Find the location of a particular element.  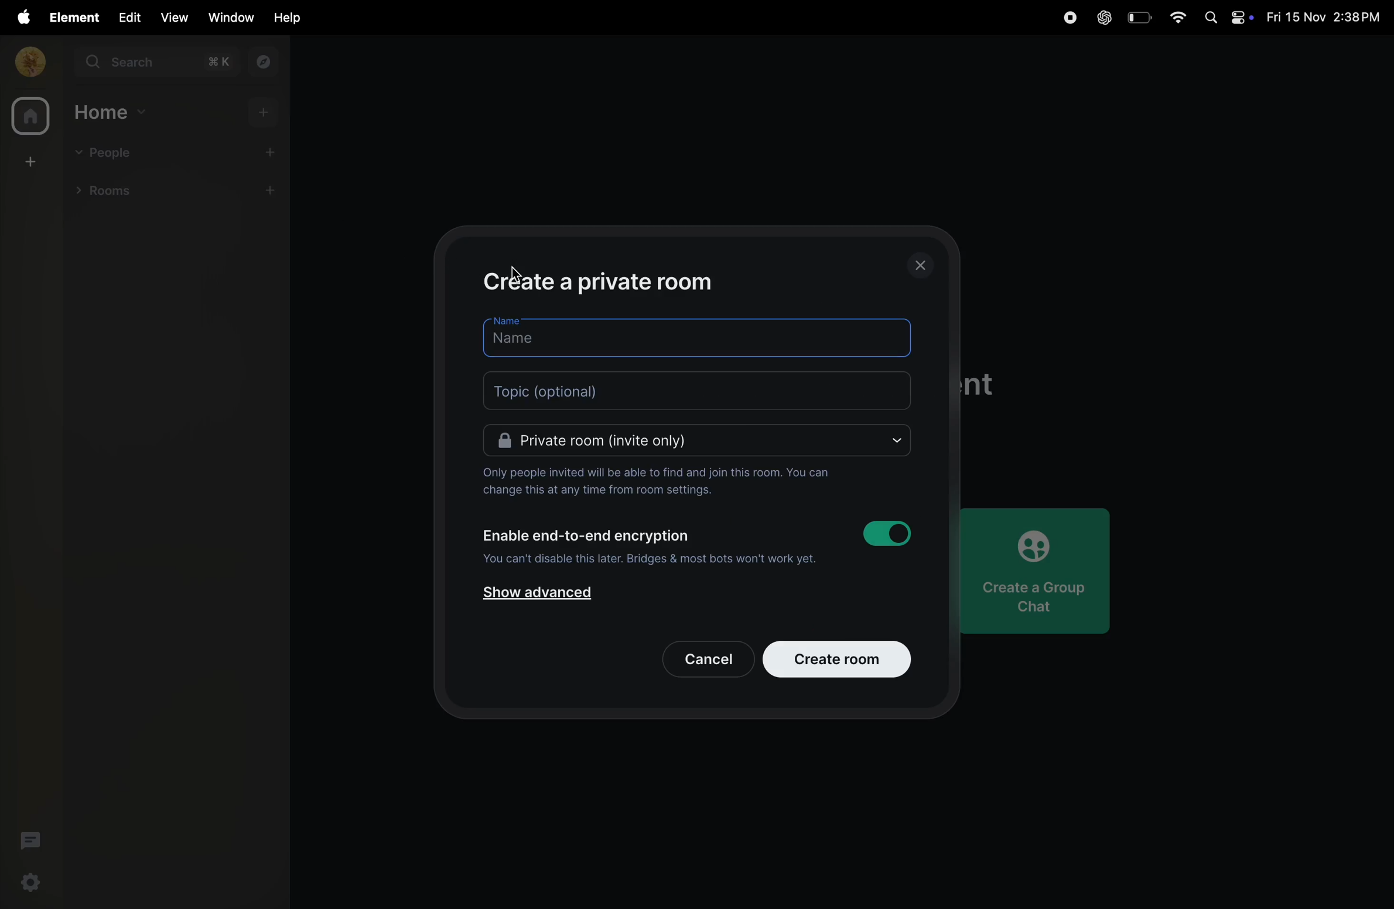

create space is located at coordinates (28, 160).